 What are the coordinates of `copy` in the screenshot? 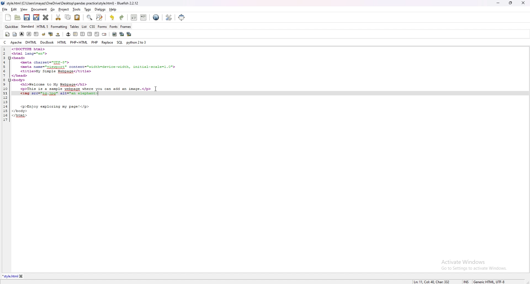 It's located at (68, 17).